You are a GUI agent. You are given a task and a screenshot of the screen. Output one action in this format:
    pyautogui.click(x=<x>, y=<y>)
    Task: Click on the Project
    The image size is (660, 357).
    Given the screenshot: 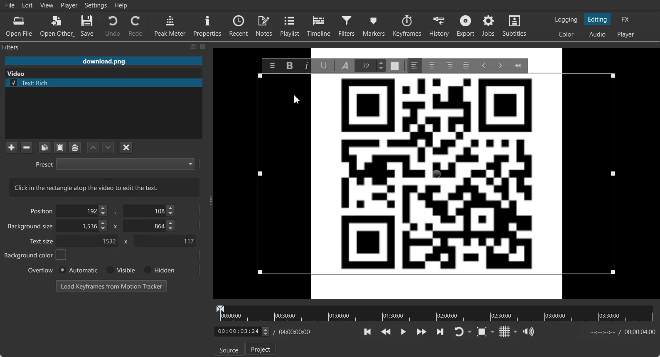 What is the action you would take?
    pyautogui.click(x=261, y=349)
    